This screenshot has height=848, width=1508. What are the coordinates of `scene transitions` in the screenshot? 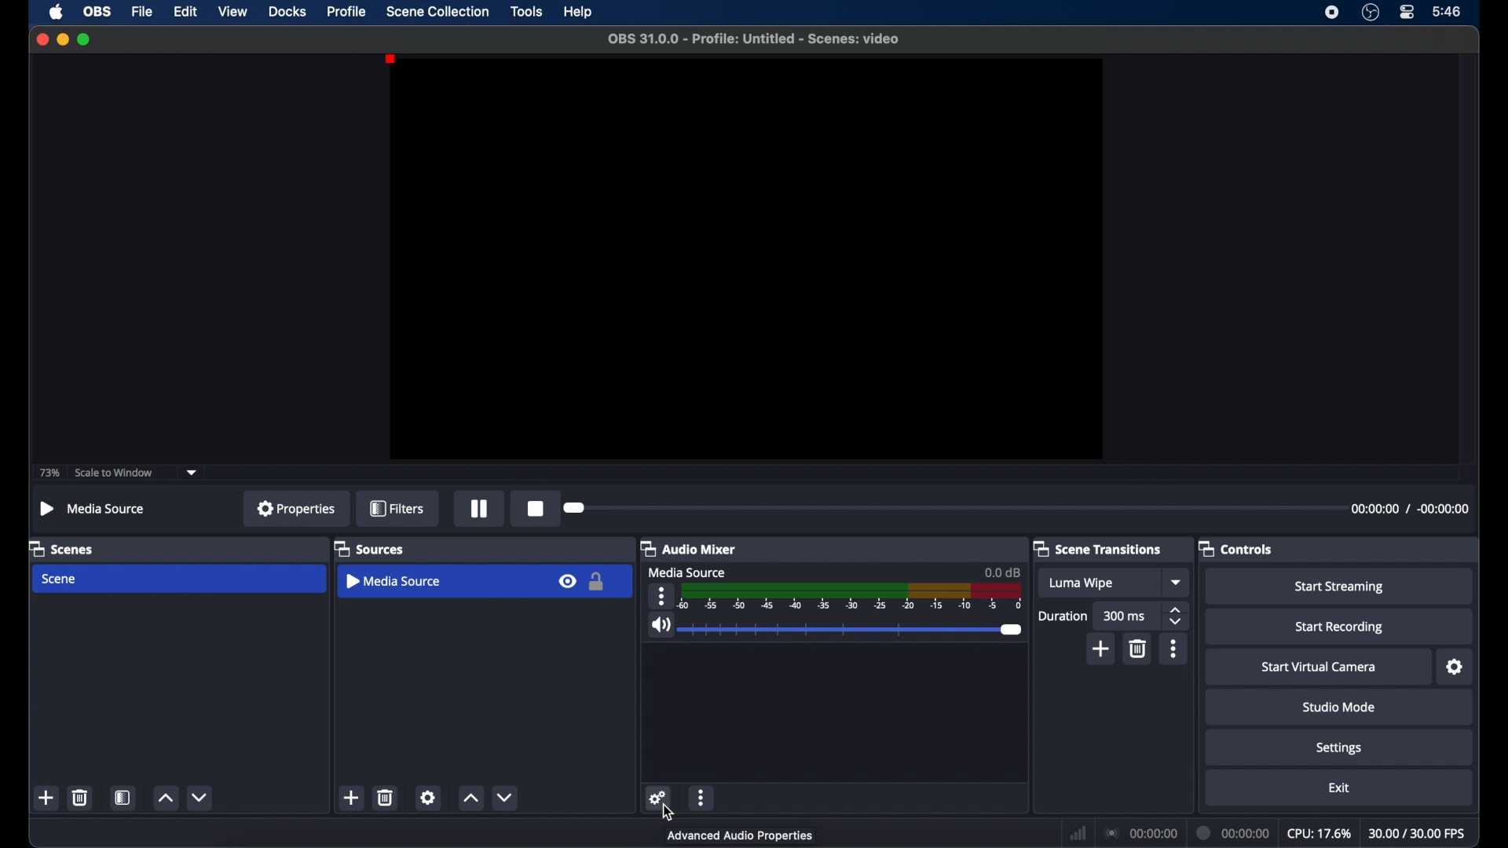 It's located at (1098, 549).